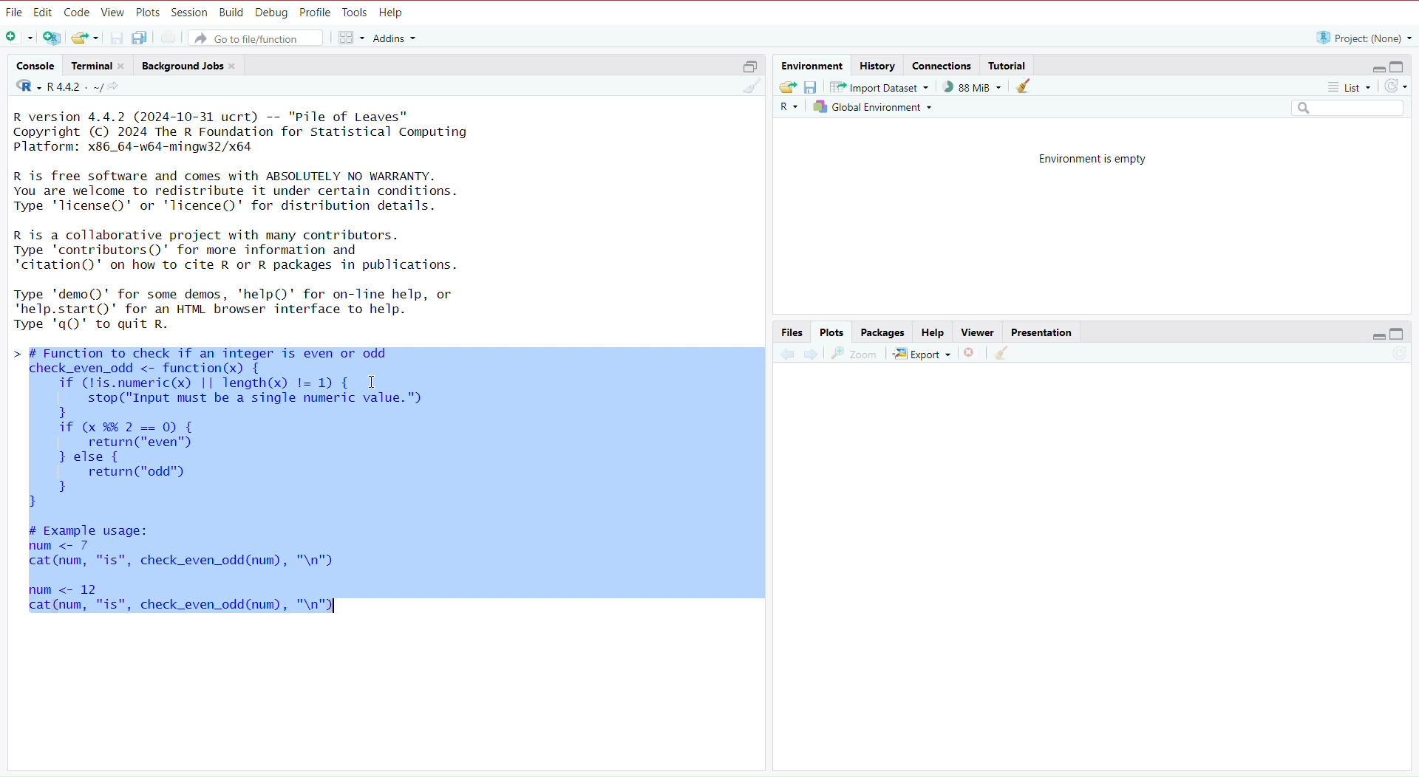 This screenshot has width=1419, height=777. What do you see at coordinates (171, 38) in the screenshot?
I see `print current file` at bounding box center [171, 38].